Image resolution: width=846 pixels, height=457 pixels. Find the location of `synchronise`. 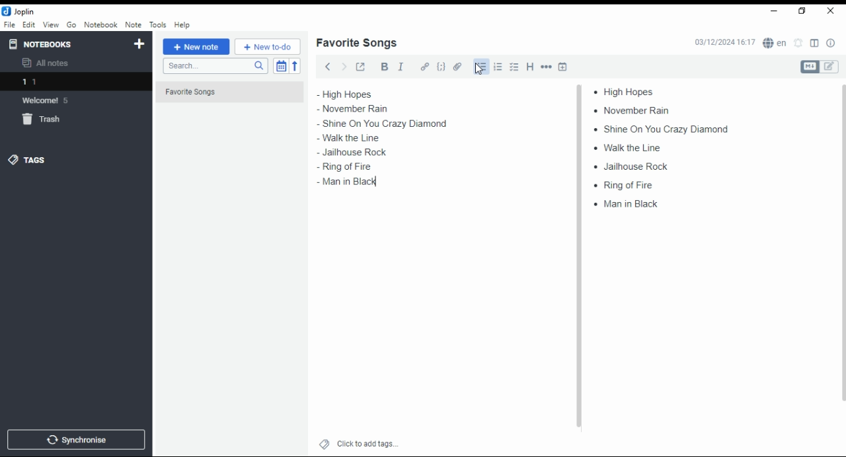

synchronise is located at coordinates (74, 439).